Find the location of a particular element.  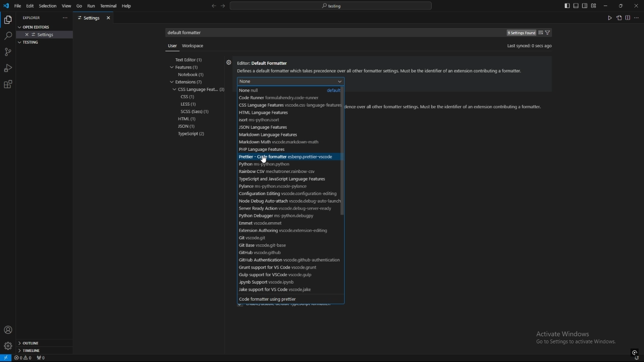

run code is located at coordinates (609, 18).